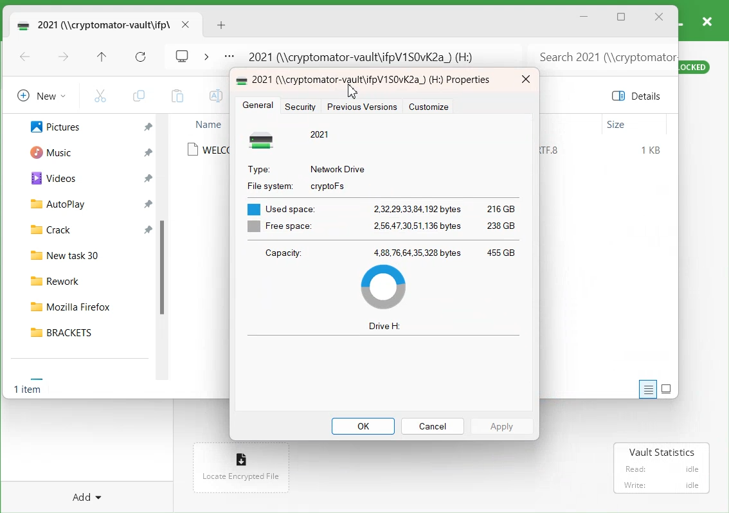 The height and width of the screenshot is (513, 729). I want to click on 238GB, so click(503, 227).